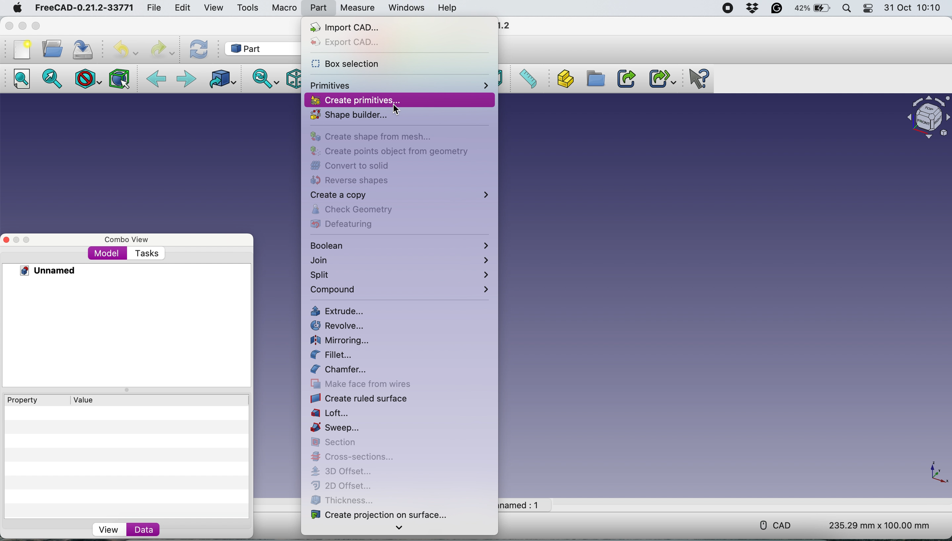 This screenshot has height=541, width=952. I want to click on Go to linked object, so click(221, 77).